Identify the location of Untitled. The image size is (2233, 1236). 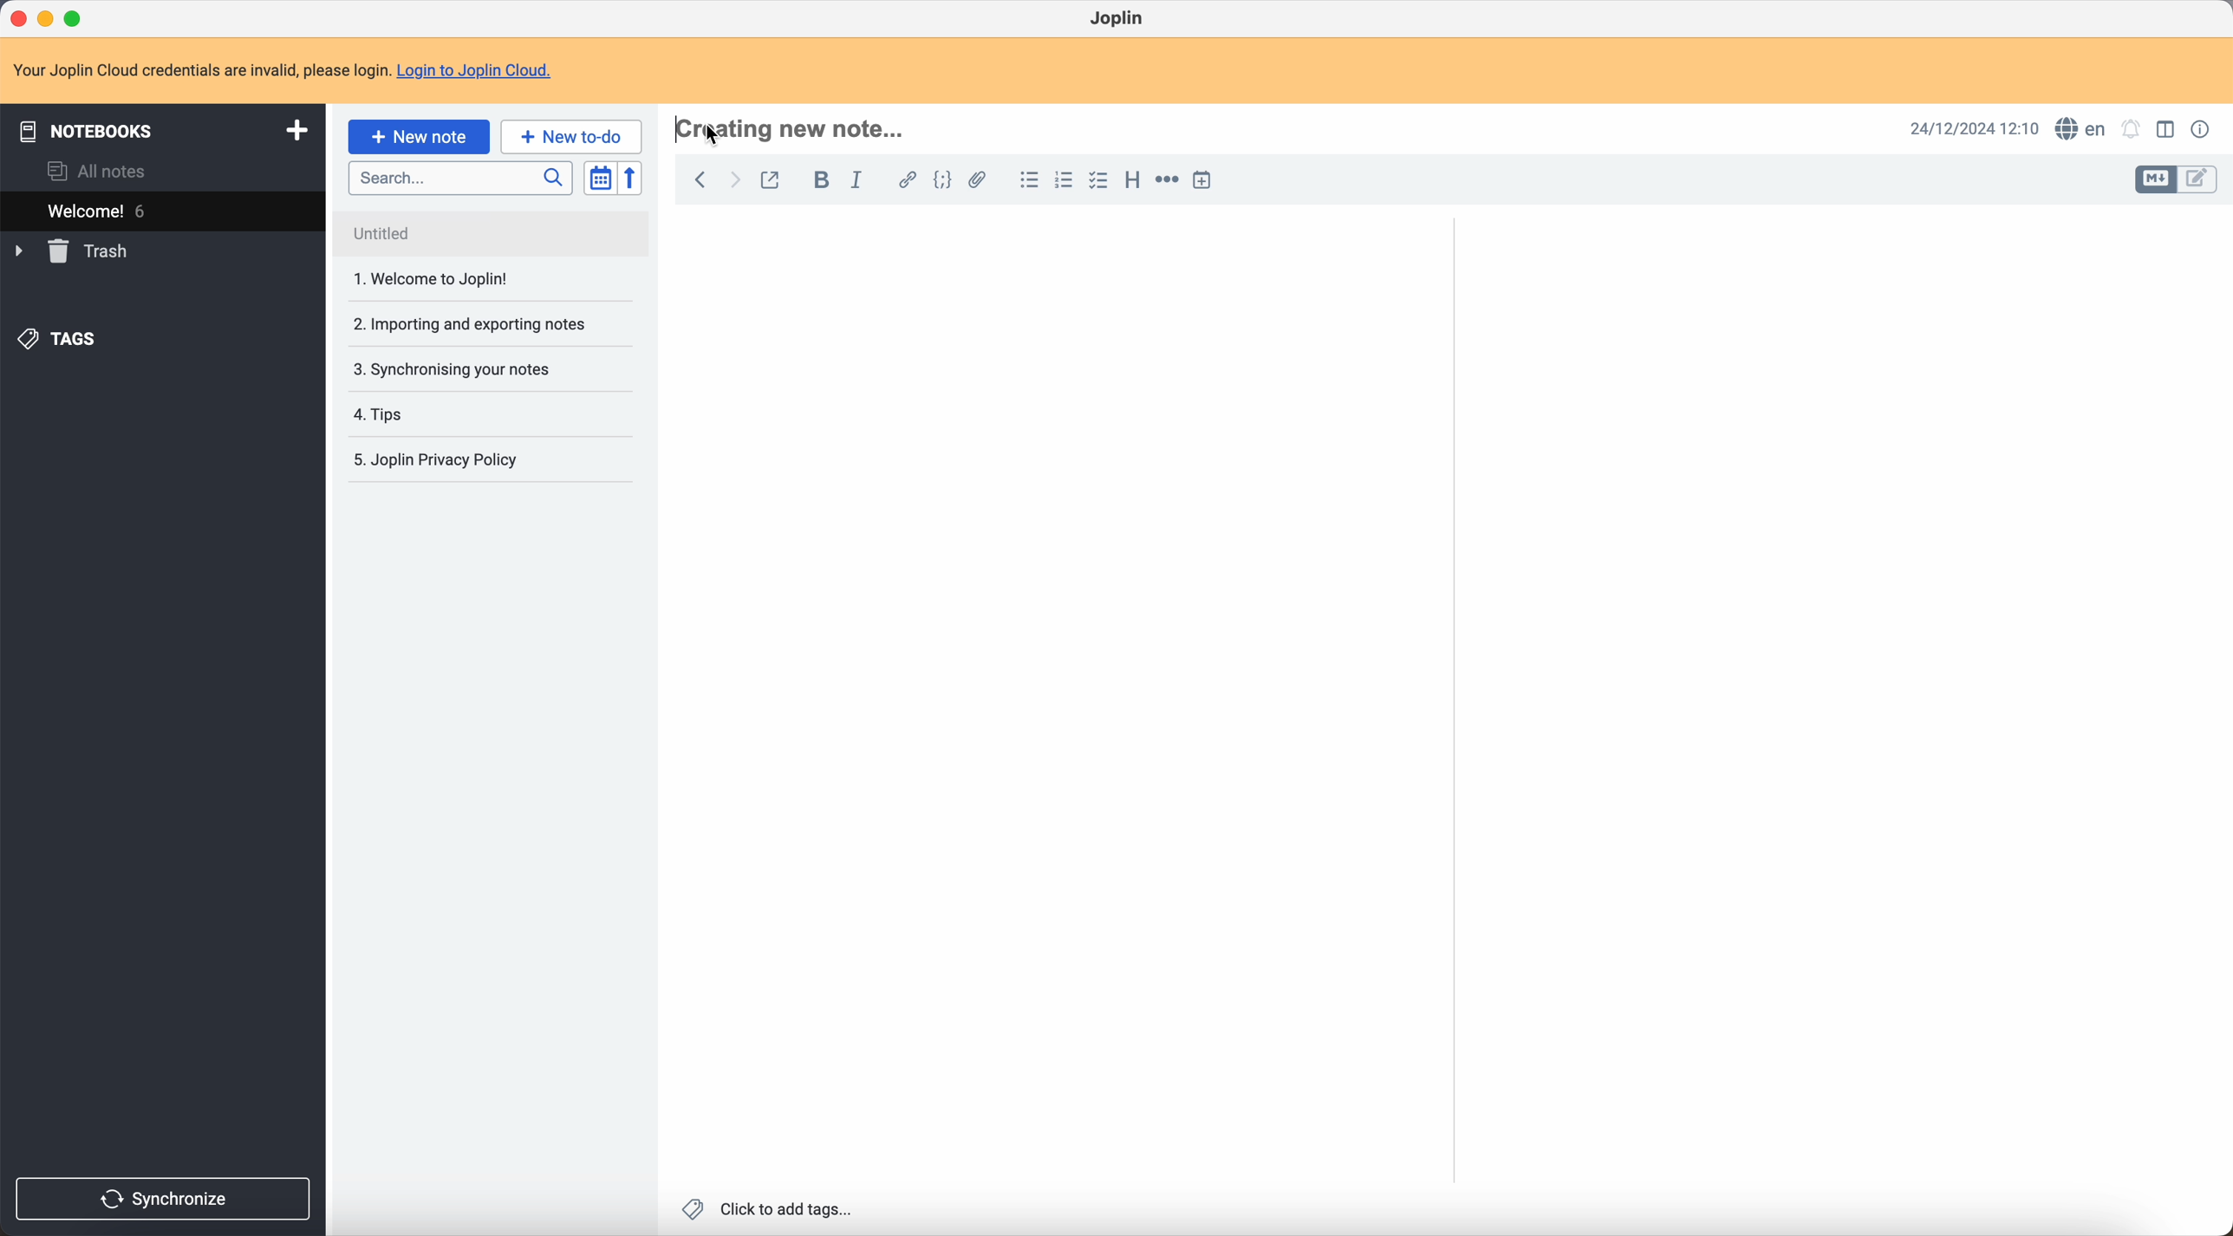
(482, 231).